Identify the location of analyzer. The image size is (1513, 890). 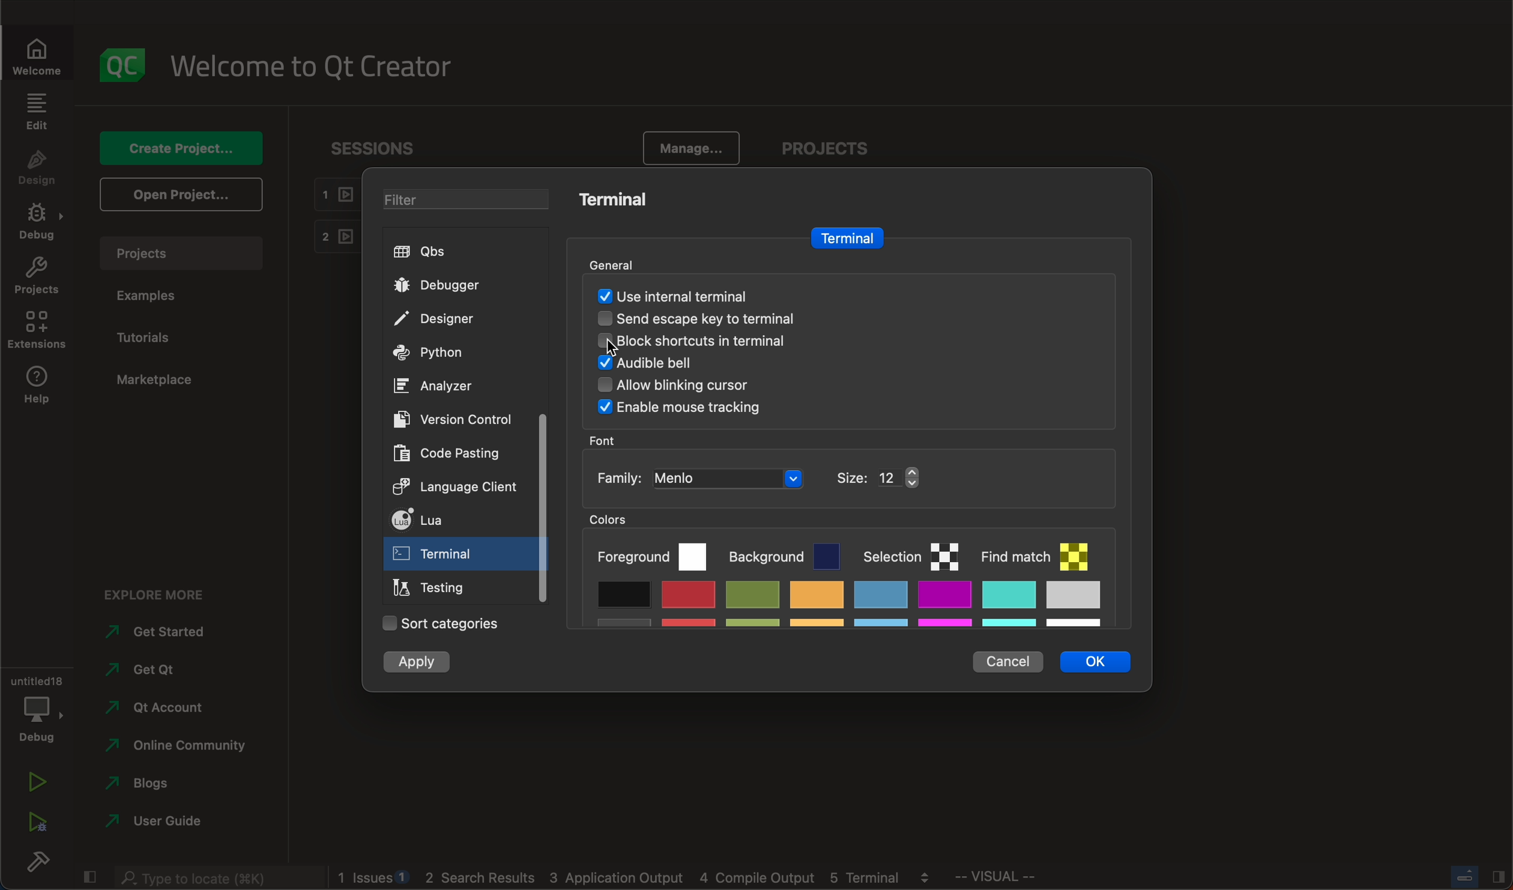
(436, 388).